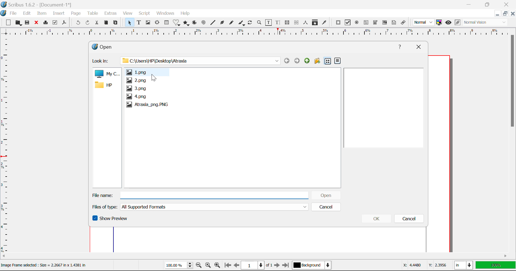 The width and height of the screenshot is (516, 271). I want to click on 4.pNg, so click(137, 96).